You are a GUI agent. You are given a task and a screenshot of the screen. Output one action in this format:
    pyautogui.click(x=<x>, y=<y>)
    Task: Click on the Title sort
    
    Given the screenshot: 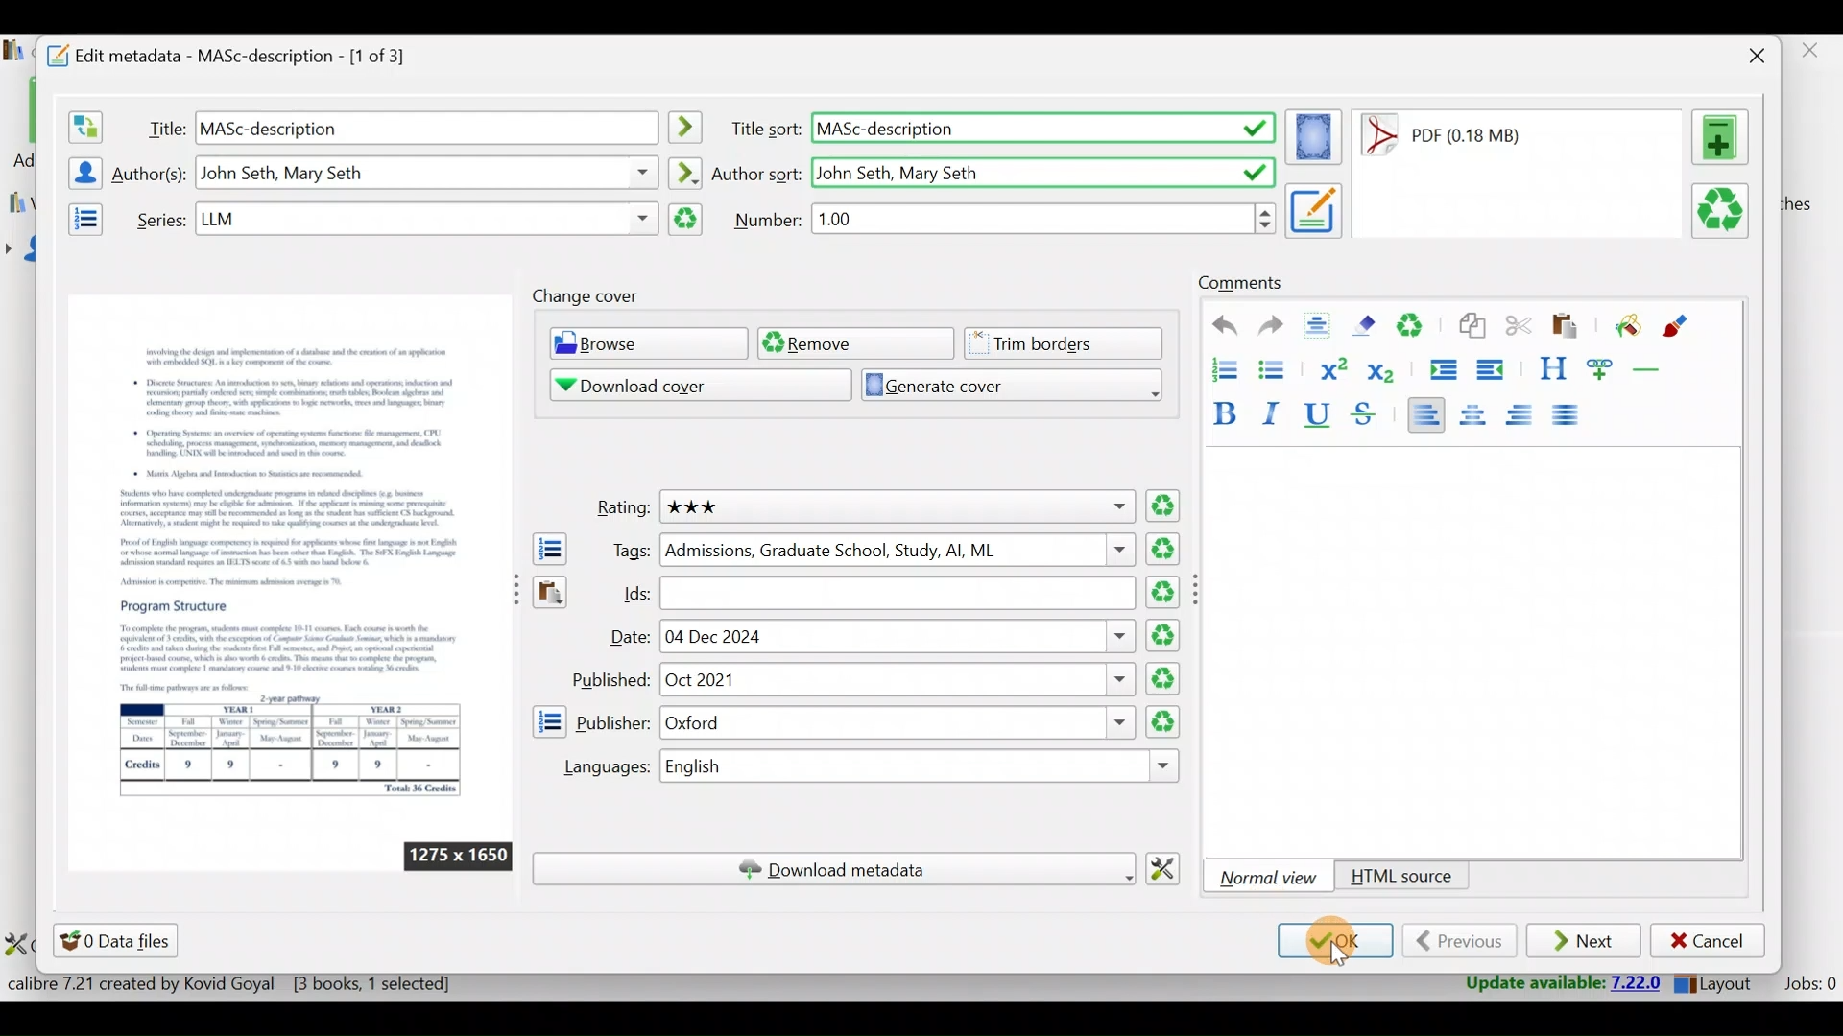 What is the action you would take?
    pyautogui.click(x=764, y=129)
    